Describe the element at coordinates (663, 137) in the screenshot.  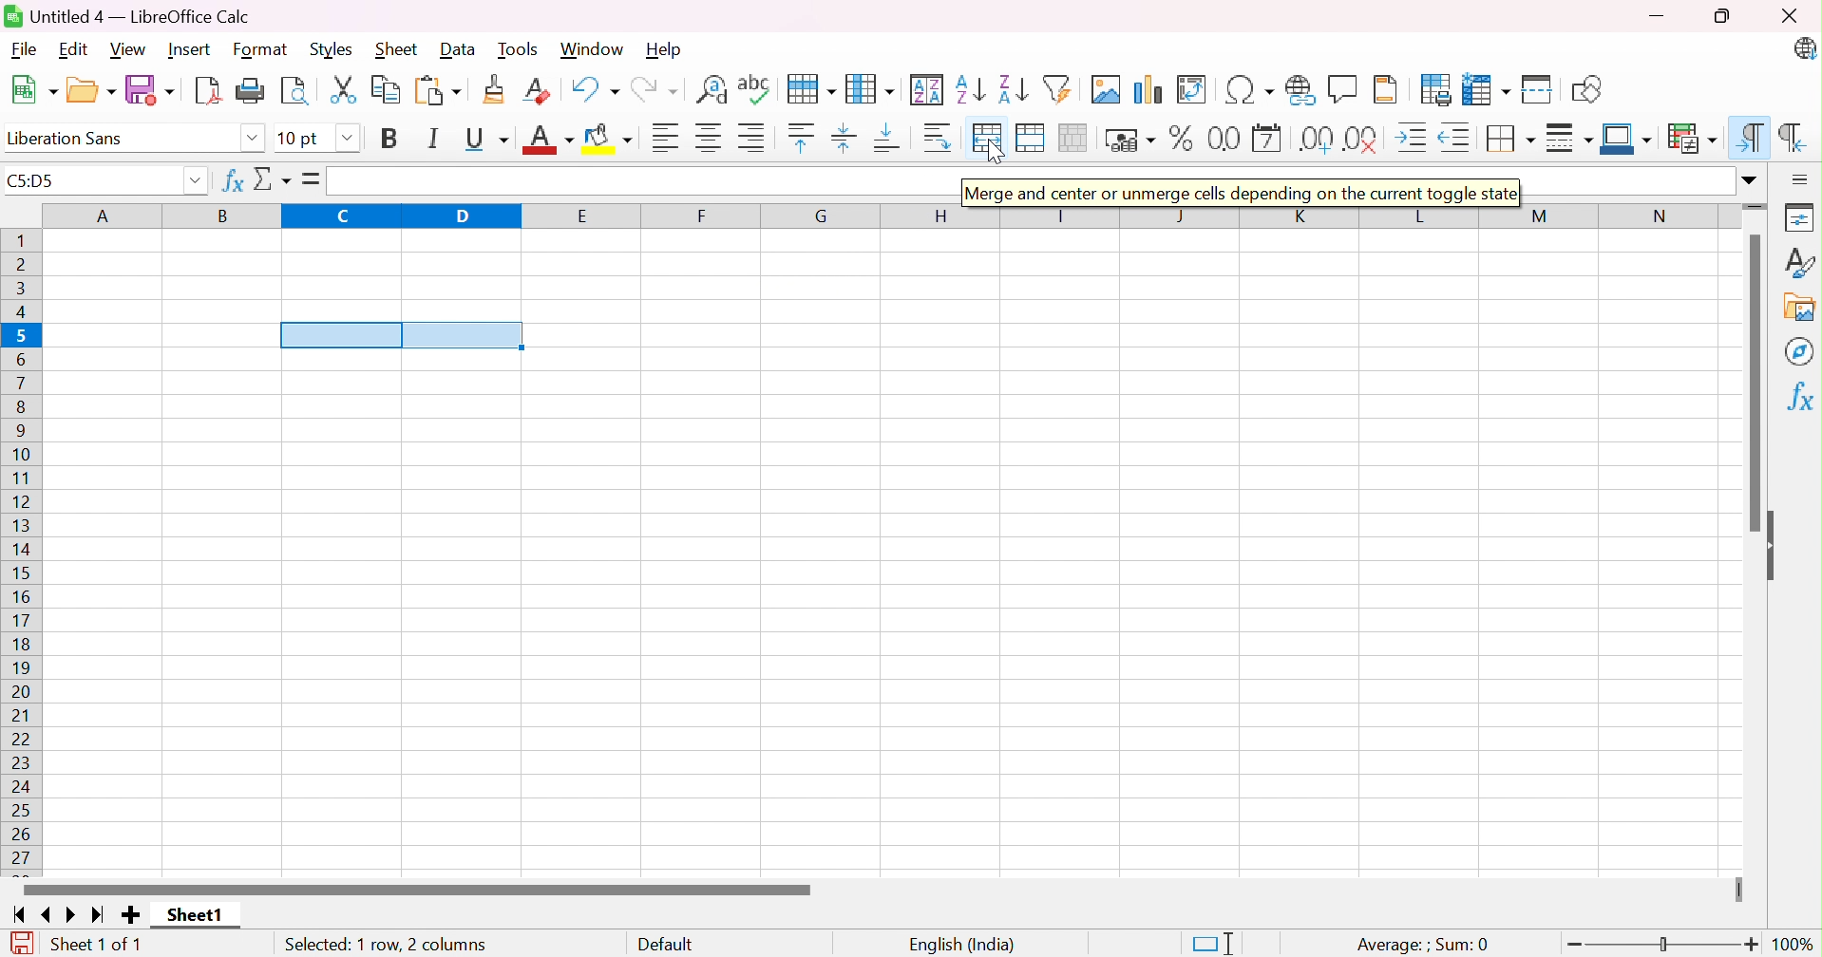
I see `Align Left` at that location.